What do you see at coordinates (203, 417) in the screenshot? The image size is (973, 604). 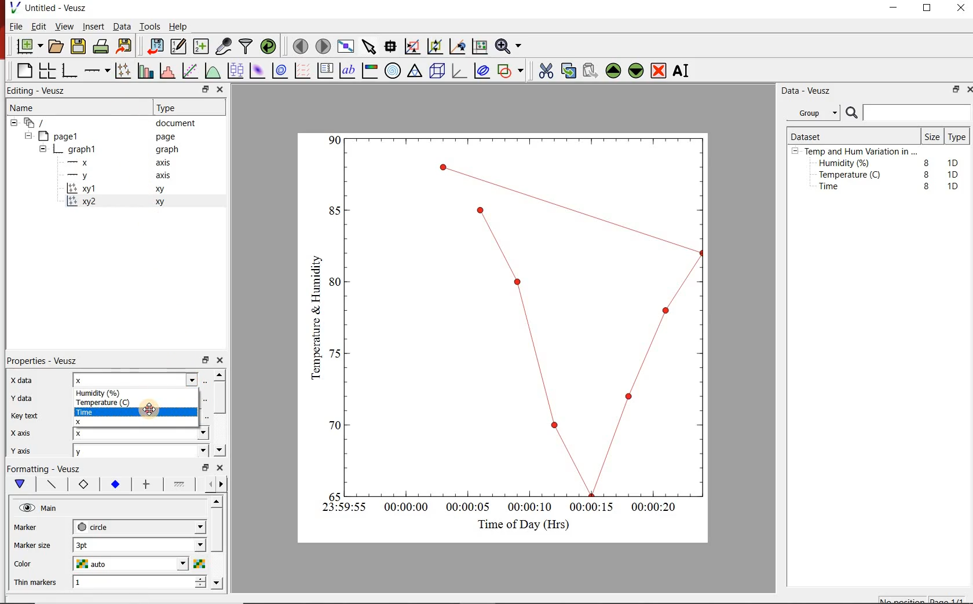 I see `edit text` at bounding box center [203, 417].